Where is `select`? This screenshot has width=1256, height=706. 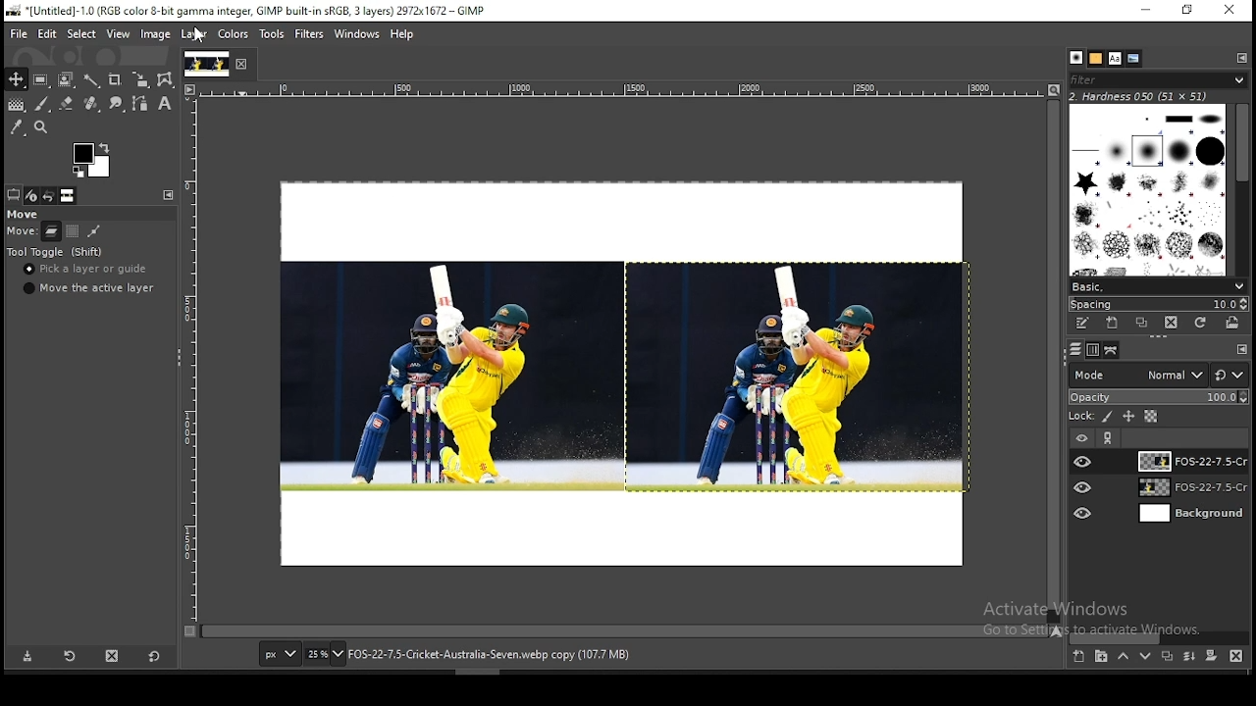
select is located at coordinates (82, 35).